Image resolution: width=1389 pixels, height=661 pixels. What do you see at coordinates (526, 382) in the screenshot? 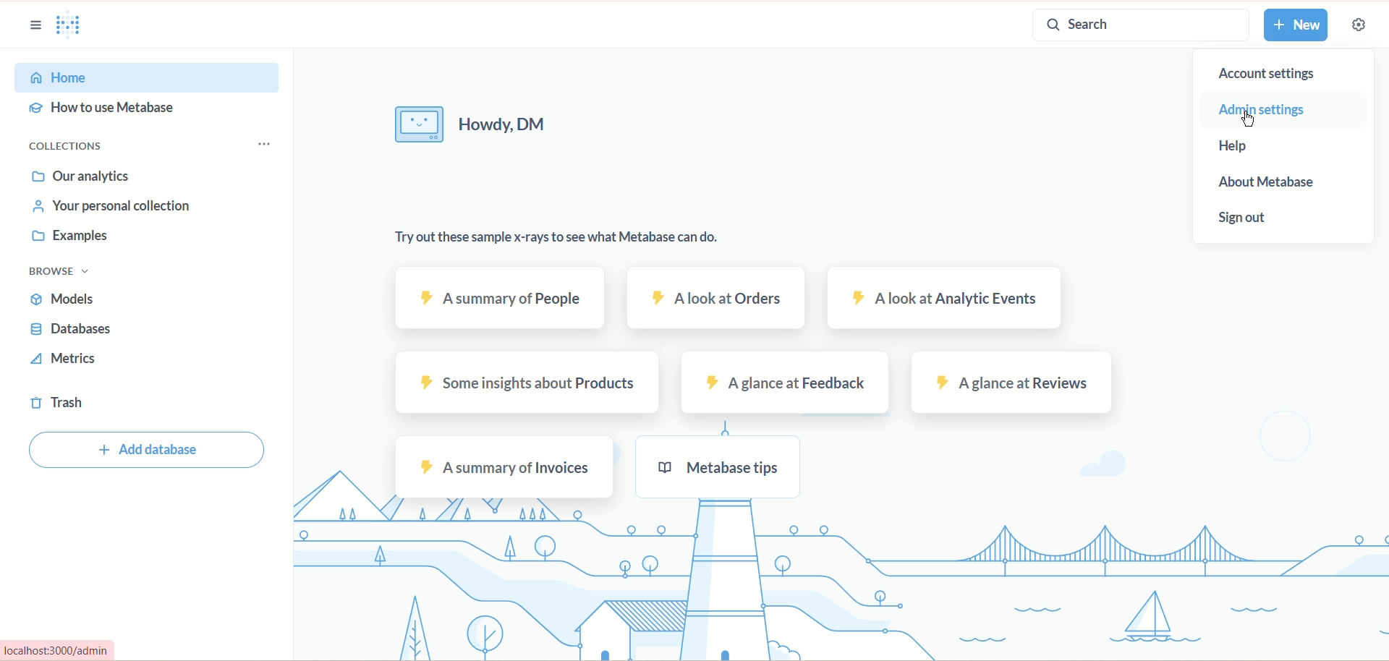
I see `some insight about products` at bounding box center [526, 382].